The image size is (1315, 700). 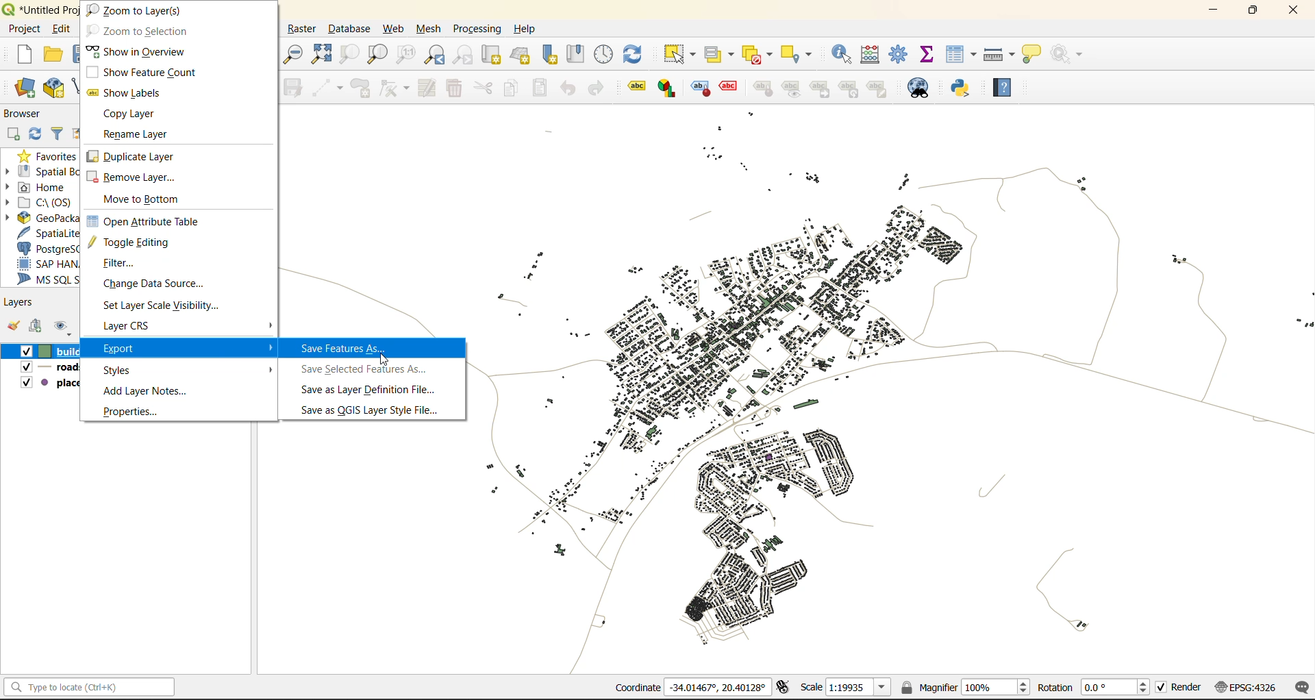 What do you see at coordinates (58, 133) in the screenshot?
I see `filter` at bounding box center [58, 133].